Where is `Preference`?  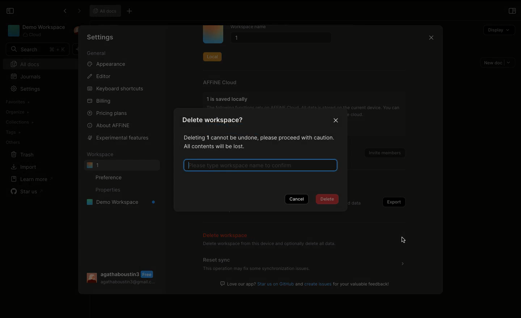
Preference is located at coordinates (111, 177).